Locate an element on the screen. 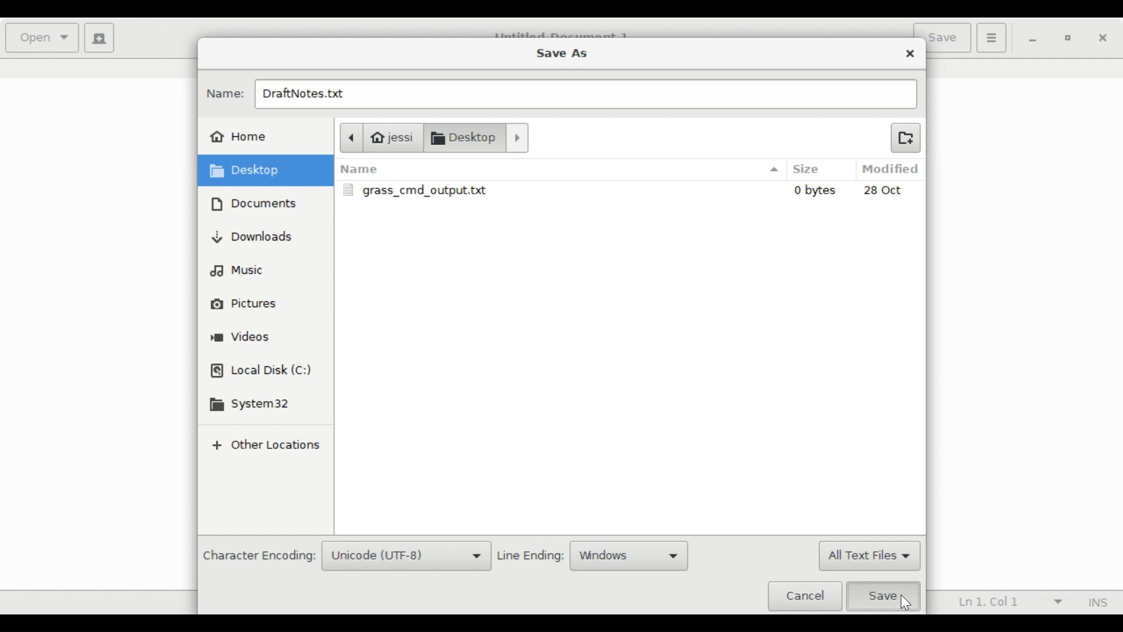  Documents is located at coordinates (481, 138).